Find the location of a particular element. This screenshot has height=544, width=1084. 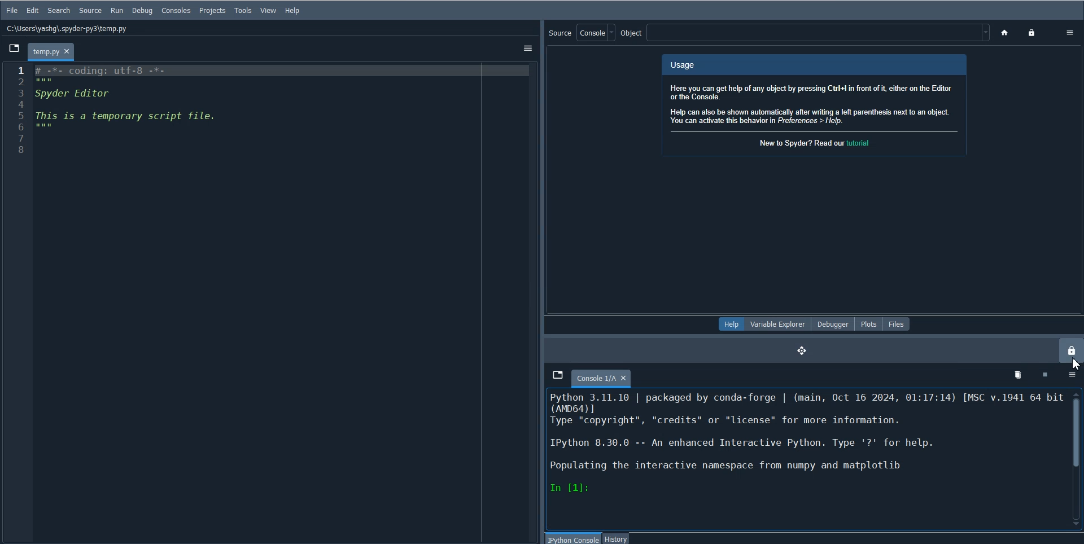

# -%*- coding: utt-8 -*-
Spyder Editor
This is a temporary script file. is located at coordinates (129, 98).